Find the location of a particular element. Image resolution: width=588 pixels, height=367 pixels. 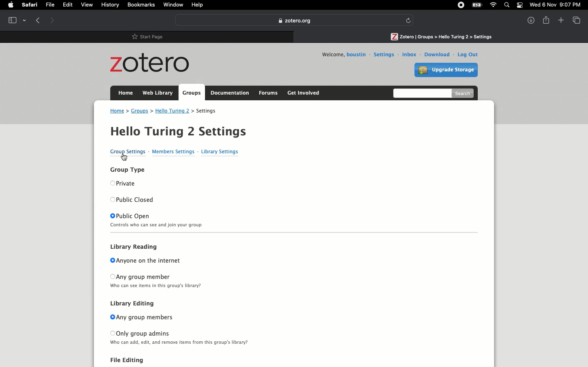

Safari is located at coordinates (31, 5).